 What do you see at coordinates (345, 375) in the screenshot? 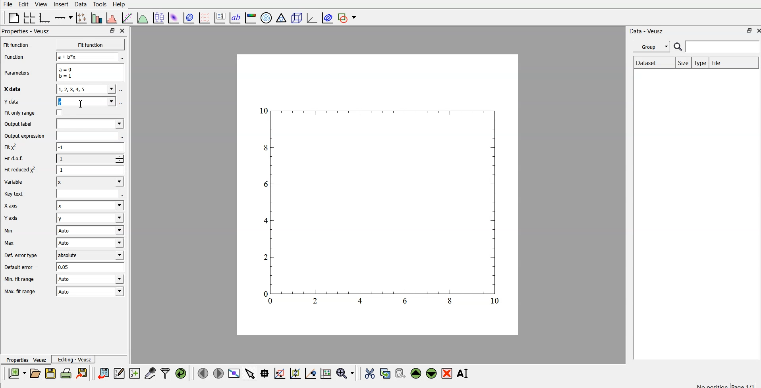
I see `zoom functions menu` at bounding box center [345, 375].